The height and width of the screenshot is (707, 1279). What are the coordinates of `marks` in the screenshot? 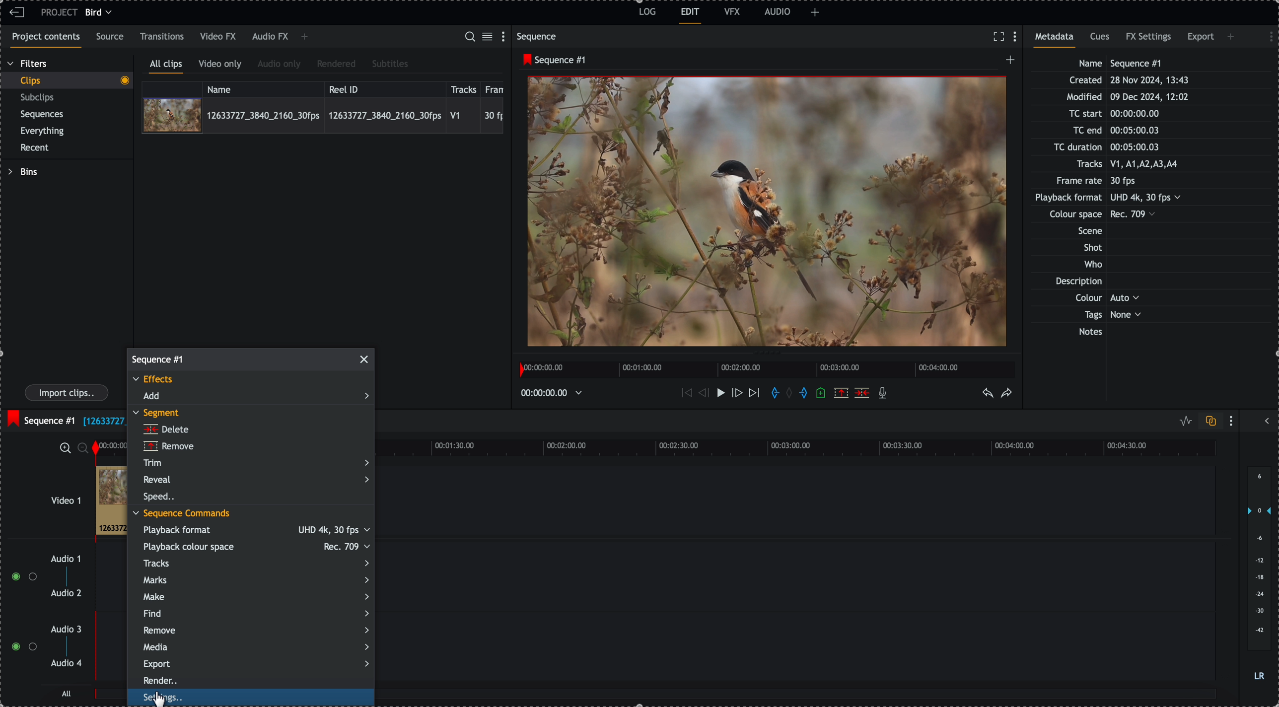 It's located at (255, 580).